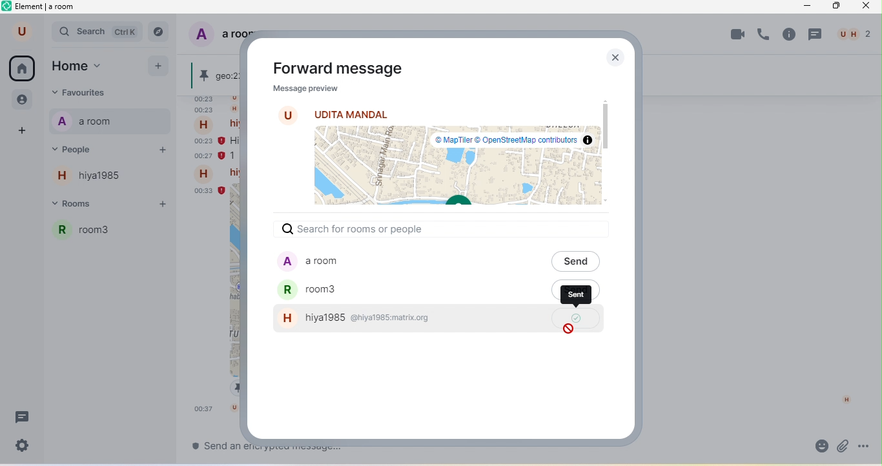  What do you see at coordinates (89, 148) in the screenshot?
I see `people` at bounding box center [89, 148].